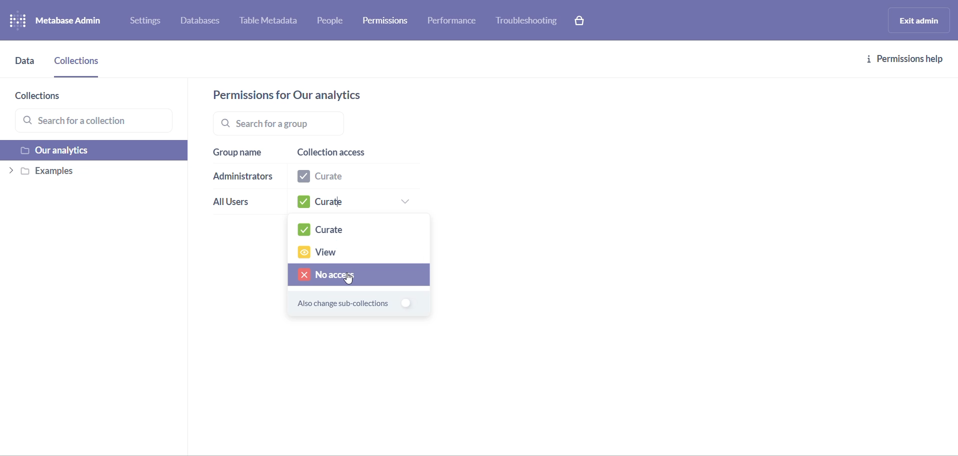 The width and height of the screenshot is (958, 456). What do you see at coordinates (205, 22) in the screenshot?
I see `databases` at bounding box center [205, 22].